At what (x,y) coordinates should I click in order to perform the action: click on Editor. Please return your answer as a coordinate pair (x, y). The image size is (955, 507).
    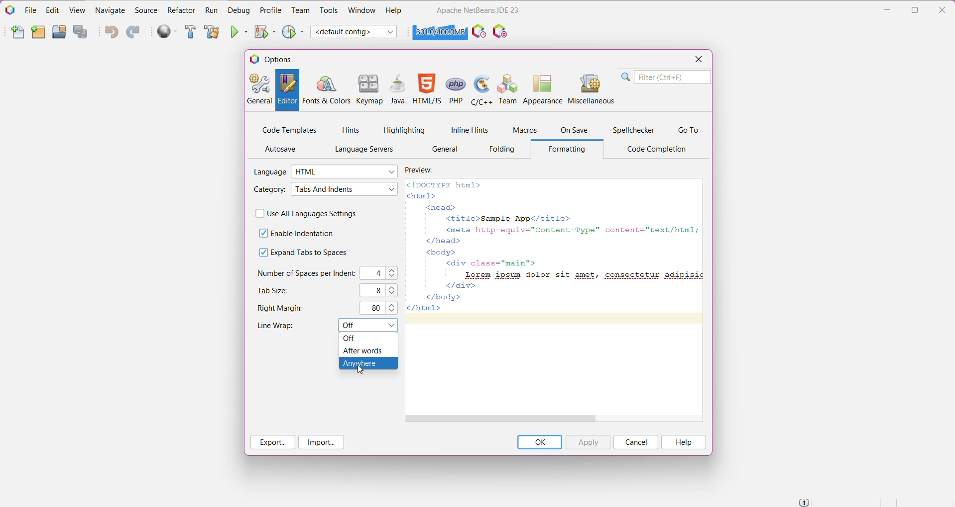
    Looking at the image, I should click on (286, 90).